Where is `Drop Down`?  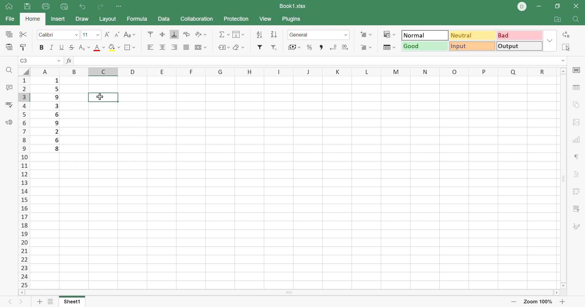 Drop Down is located at coordinates (97, 35).